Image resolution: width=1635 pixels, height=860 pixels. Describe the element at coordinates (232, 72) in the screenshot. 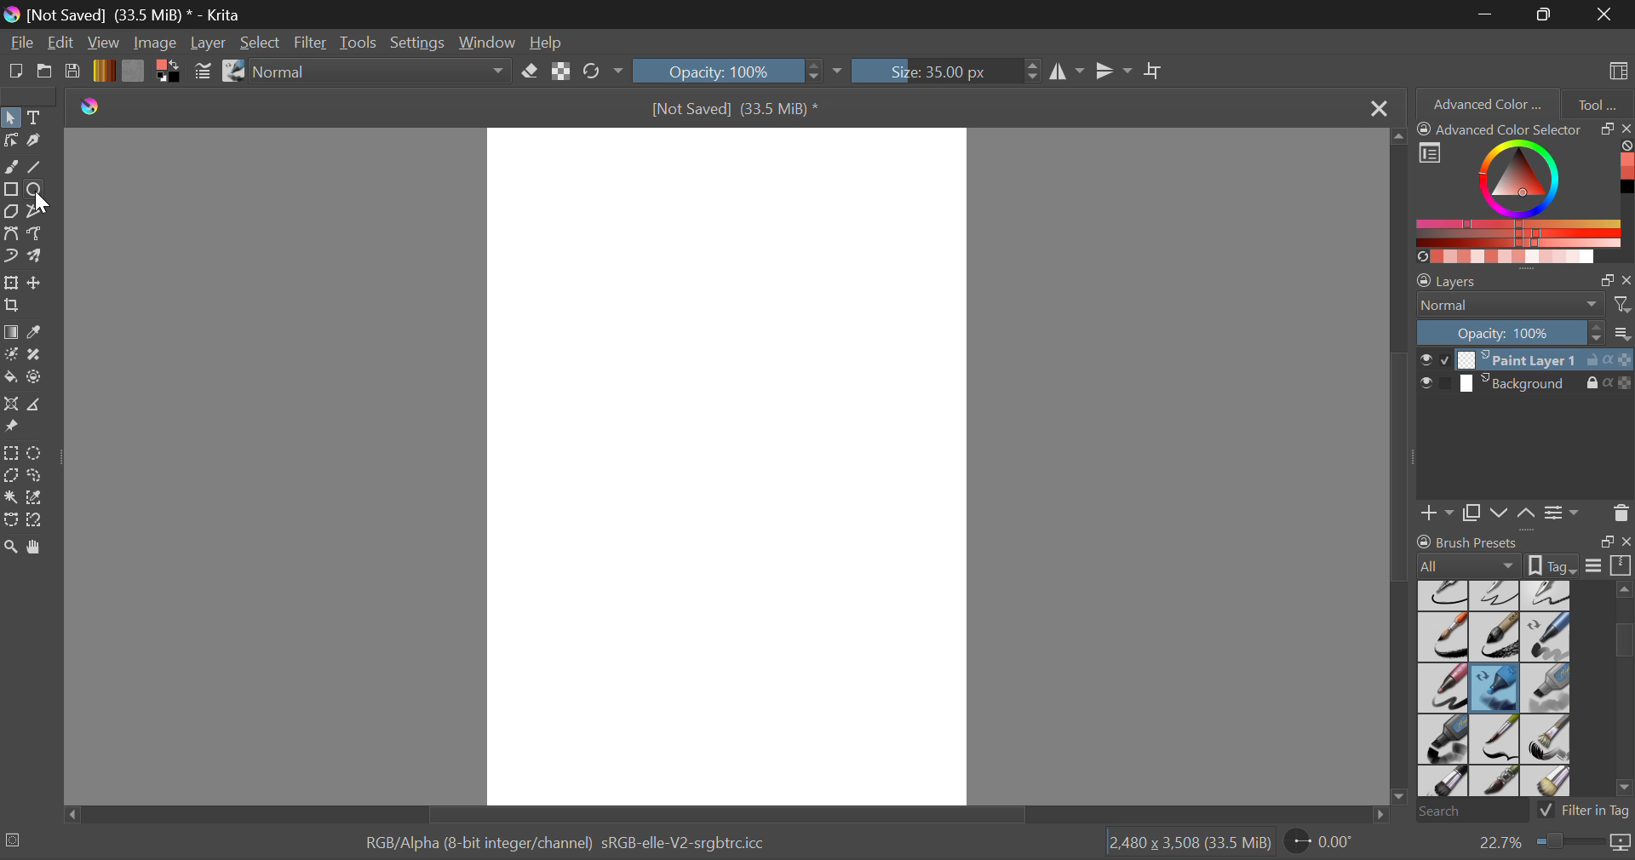

I see `Stroke Type` at that location.